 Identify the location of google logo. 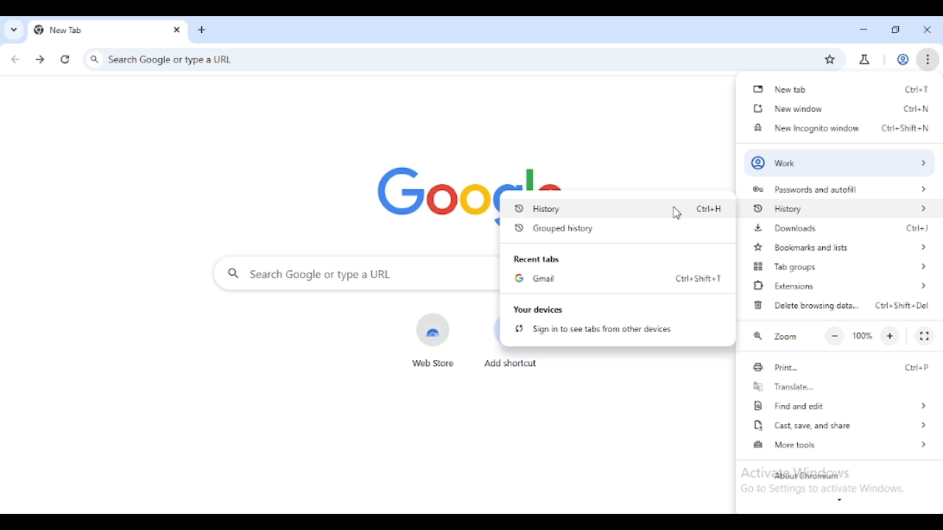
(430, 195).